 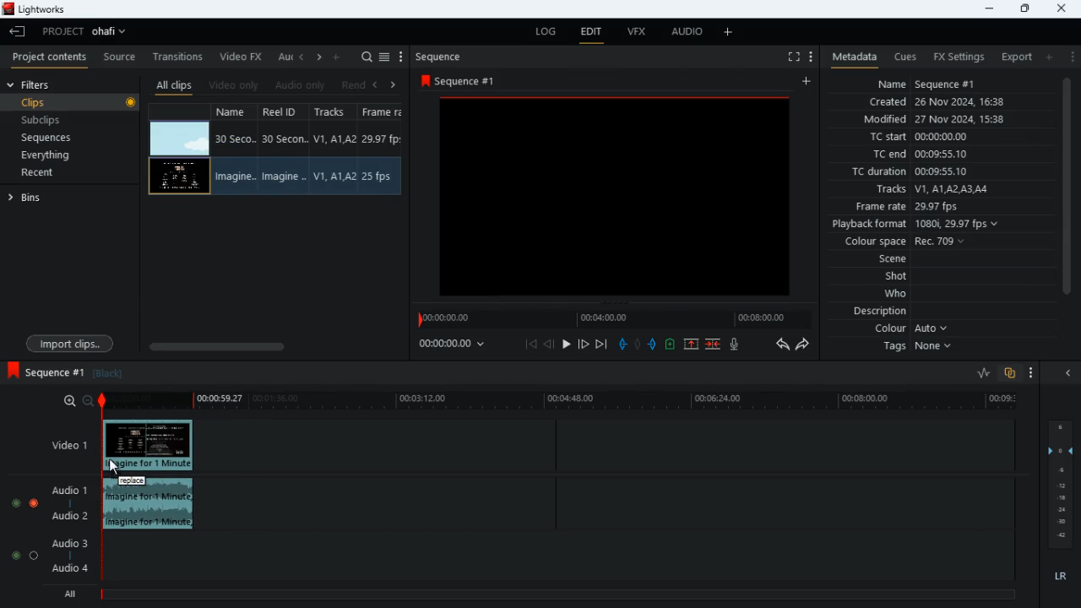 I want to click on colour, so click(x=904, y=328).